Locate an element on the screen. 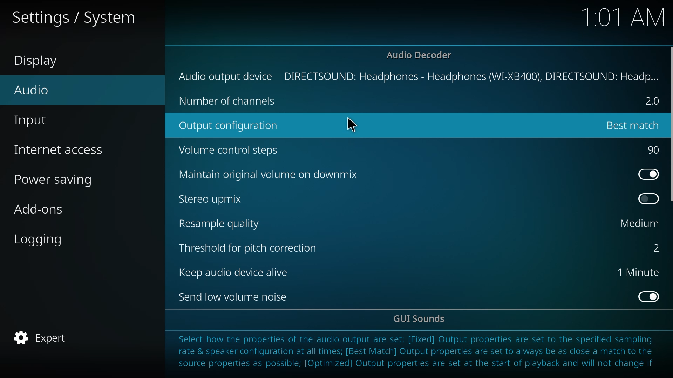 Image resolution: width=673 pixels, height=378 pixels. input is located at coordinates (35, 119).